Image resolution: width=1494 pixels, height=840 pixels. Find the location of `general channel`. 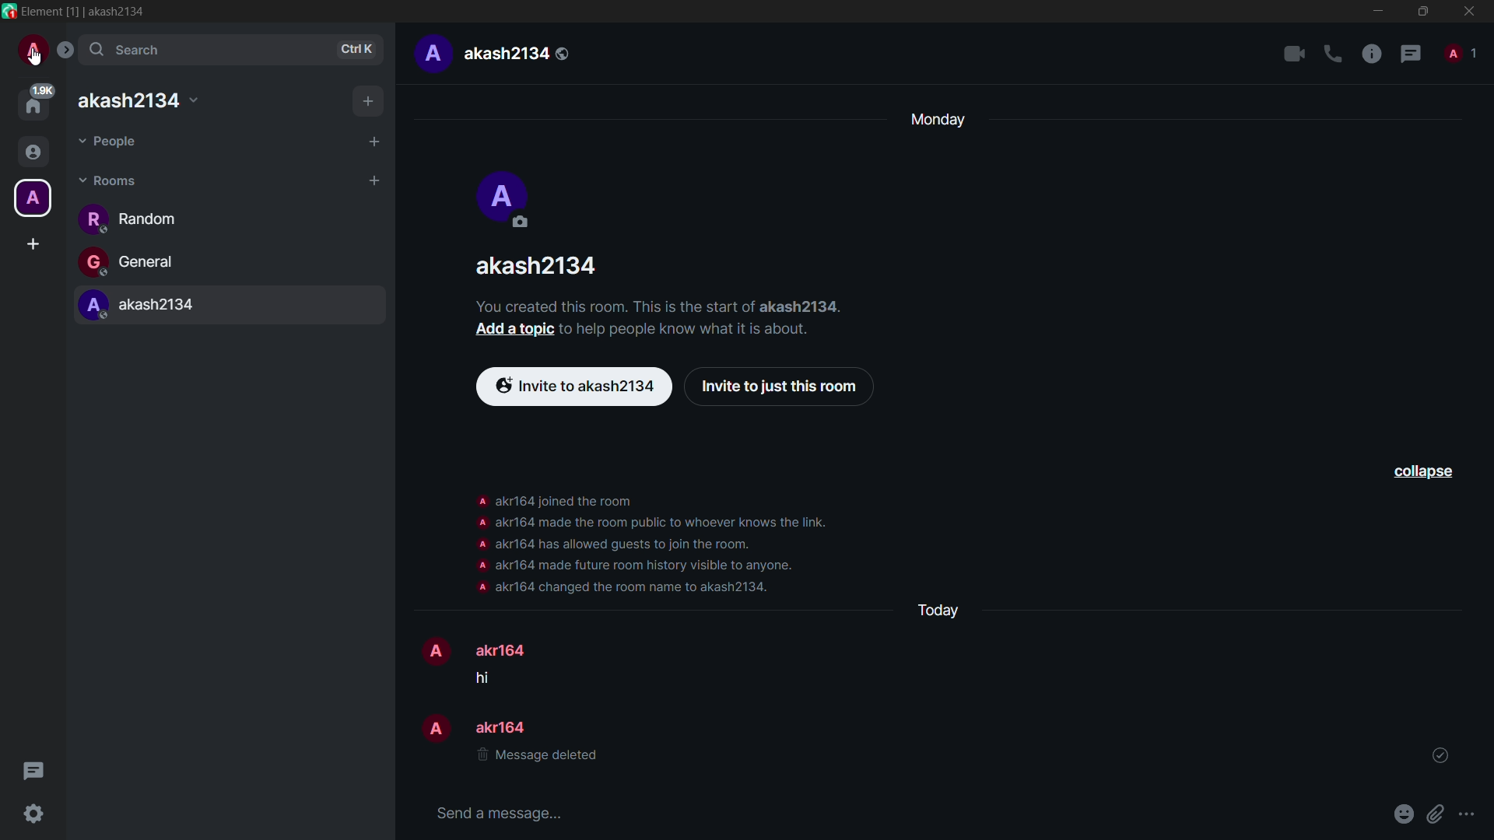

general channel is located at coordinates (132, 262).